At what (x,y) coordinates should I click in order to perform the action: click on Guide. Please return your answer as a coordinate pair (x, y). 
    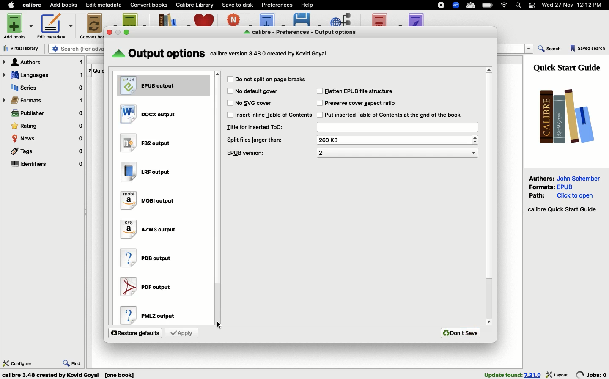
    Looking at the image, I should click on (569, 67).